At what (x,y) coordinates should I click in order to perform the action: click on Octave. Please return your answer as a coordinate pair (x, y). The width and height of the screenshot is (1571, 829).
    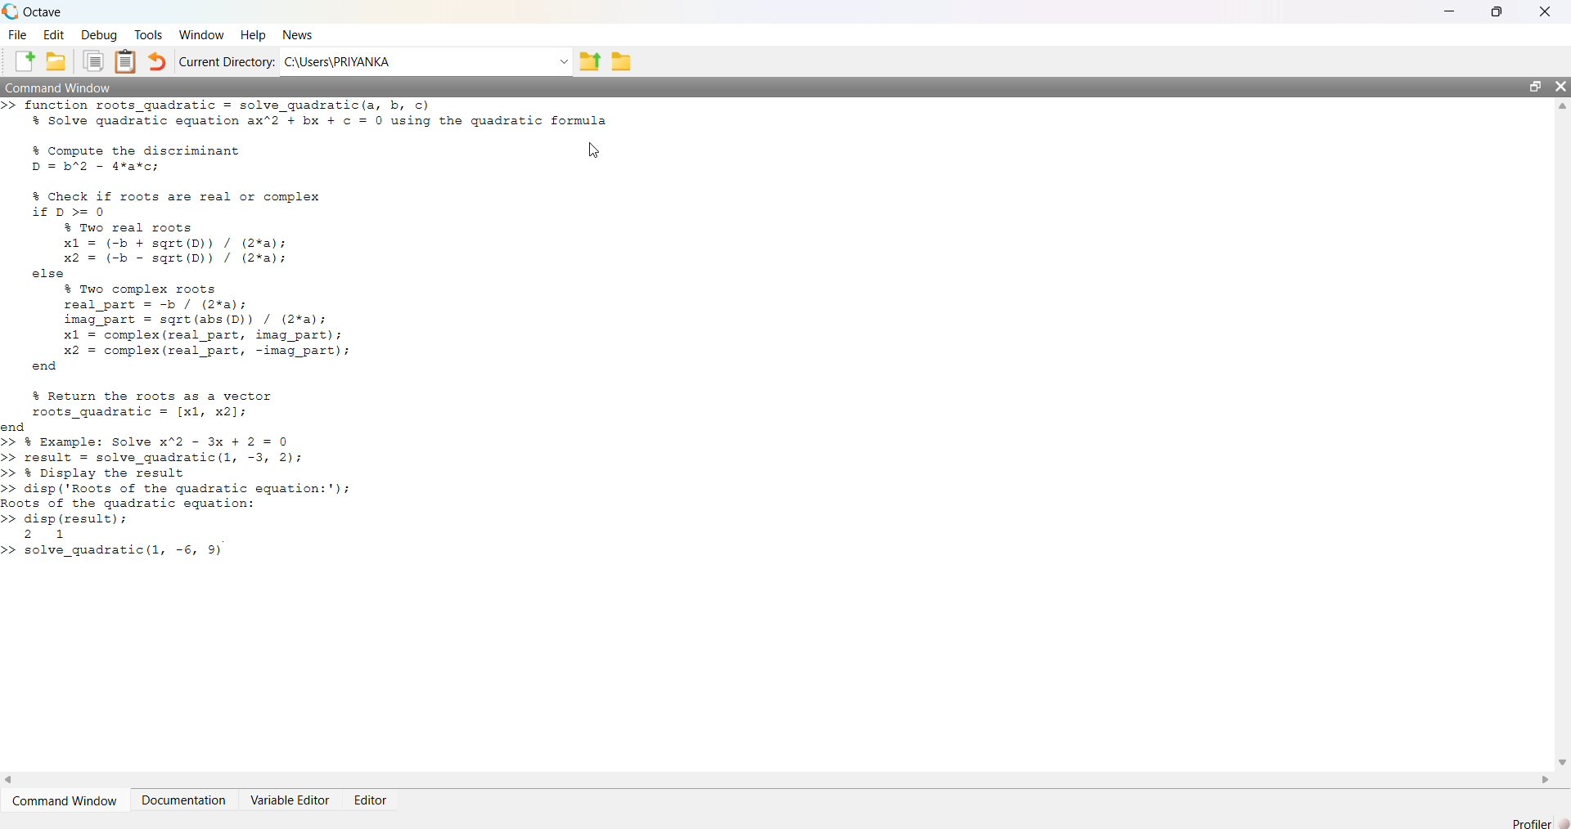
    Looking at the image, I should click on (38, 11).